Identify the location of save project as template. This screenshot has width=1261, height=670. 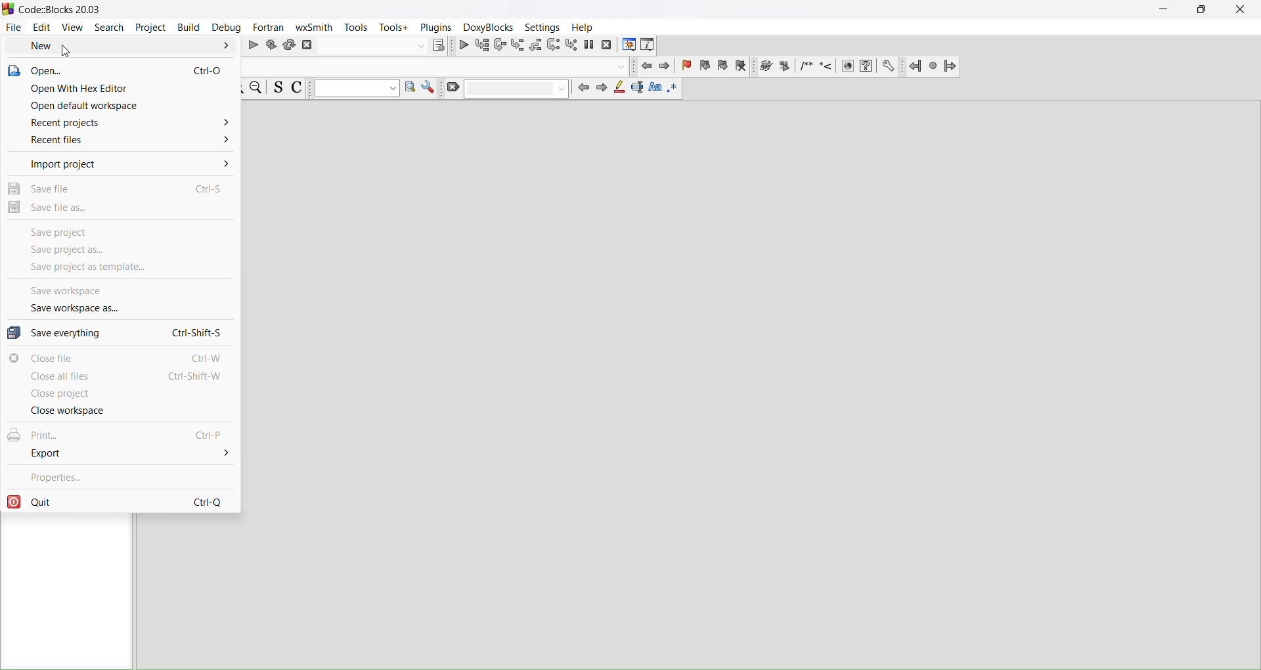
(121, 267).